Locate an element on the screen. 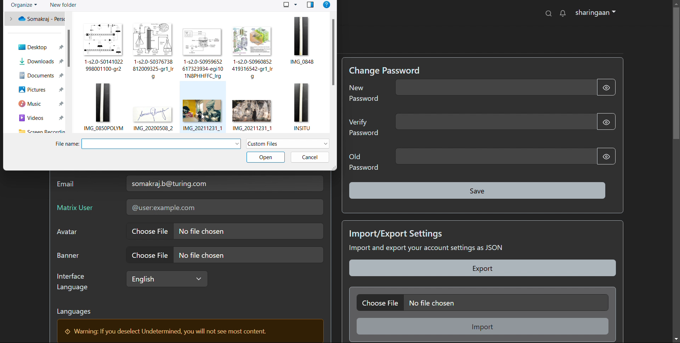 The image size is (680, 343). choose file for banner is located at coordinates (224, 255).